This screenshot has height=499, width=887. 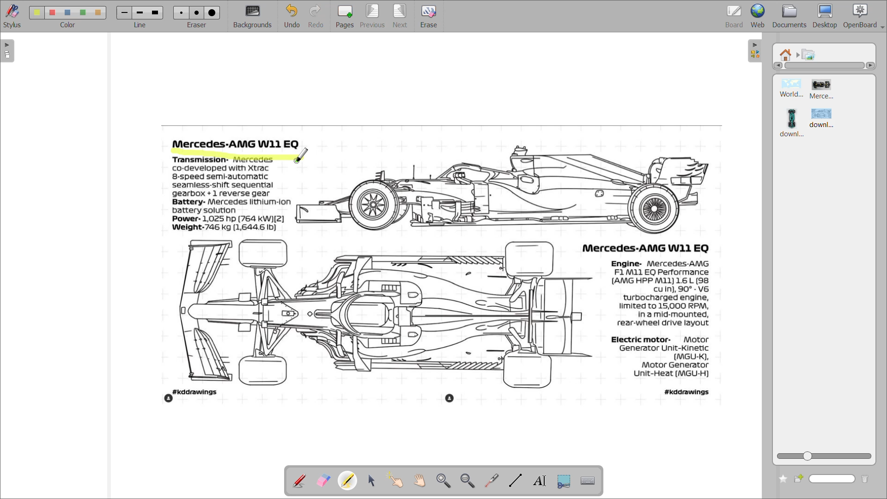 I want to click on zoom out, so click(x=468, y=481).